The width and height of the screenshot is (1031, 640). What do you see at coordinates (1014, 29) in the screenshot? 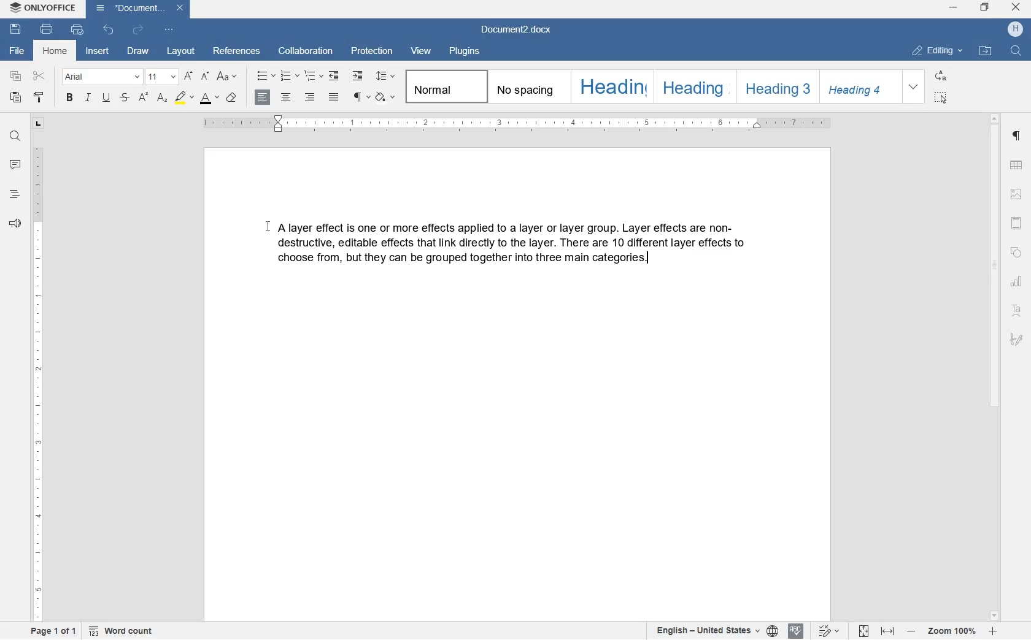
I see `hp` at bounding box center [1014, 29].